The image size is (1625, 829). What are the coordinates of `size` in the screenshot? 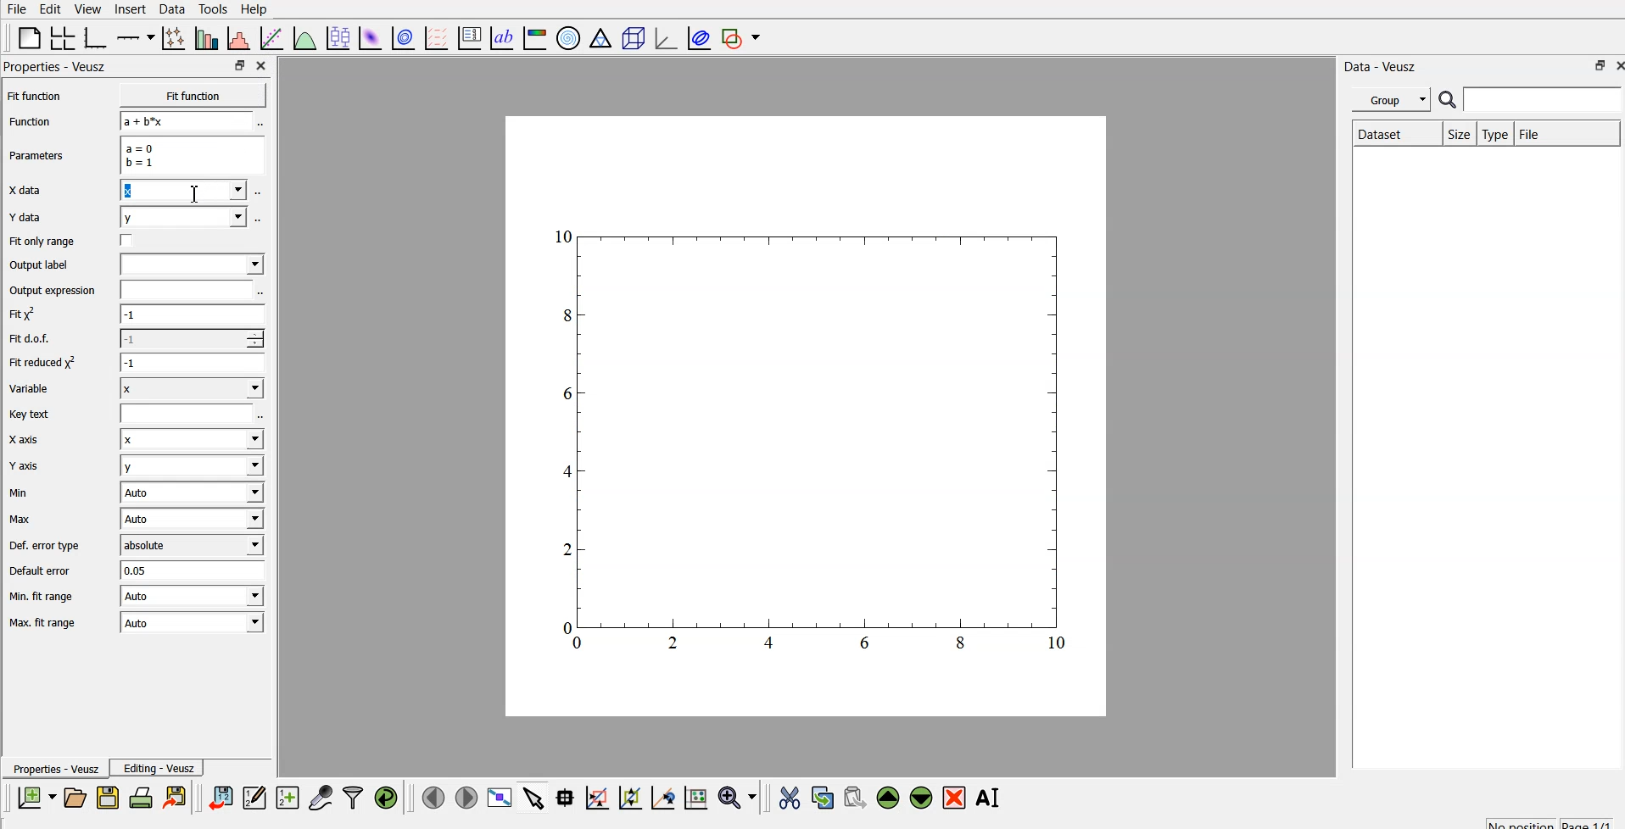 It's located at (1458, 133).